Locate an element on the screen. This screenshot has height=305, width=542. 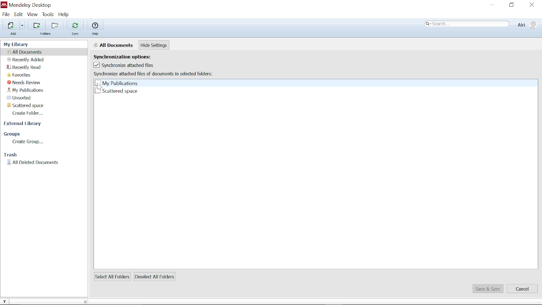
Help is located at coordinates (67, 15).